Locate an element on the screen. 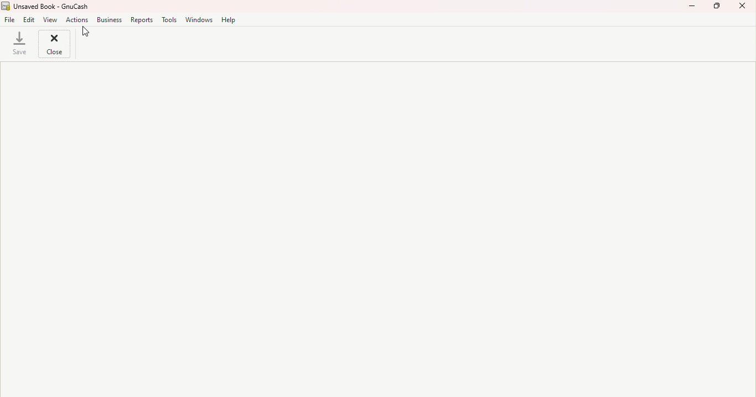  Tools is located at coordinates (168, 19).